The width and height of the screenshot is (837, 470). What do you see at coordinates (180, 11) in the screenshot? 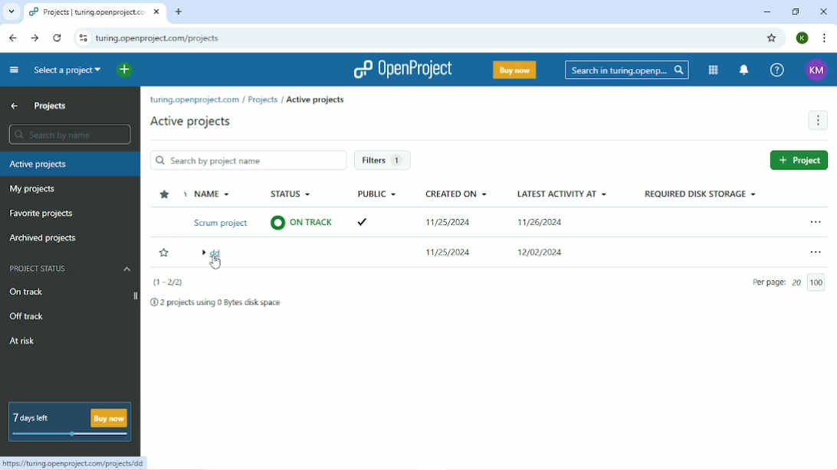
I see `New tab` at bounding box center [180, 11].